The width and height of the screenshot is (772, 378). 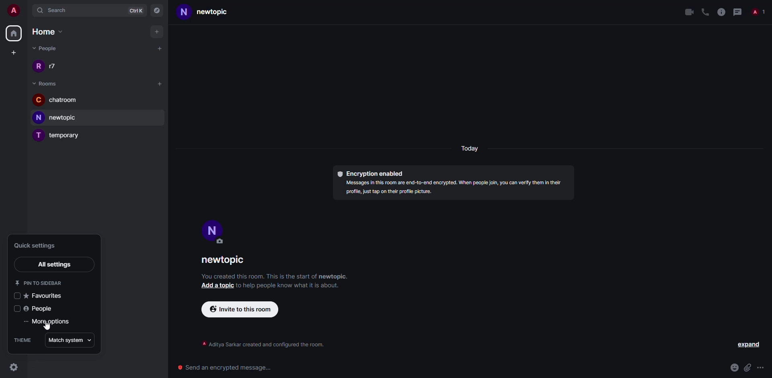 I want to click on quick settings, so click(x=37, y=245).